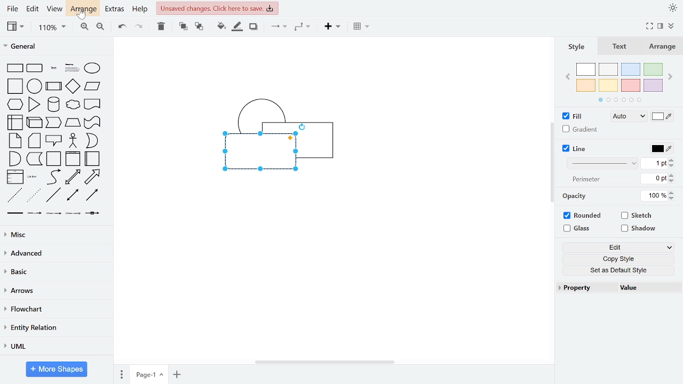  I want to click on help, so click(141, 9).